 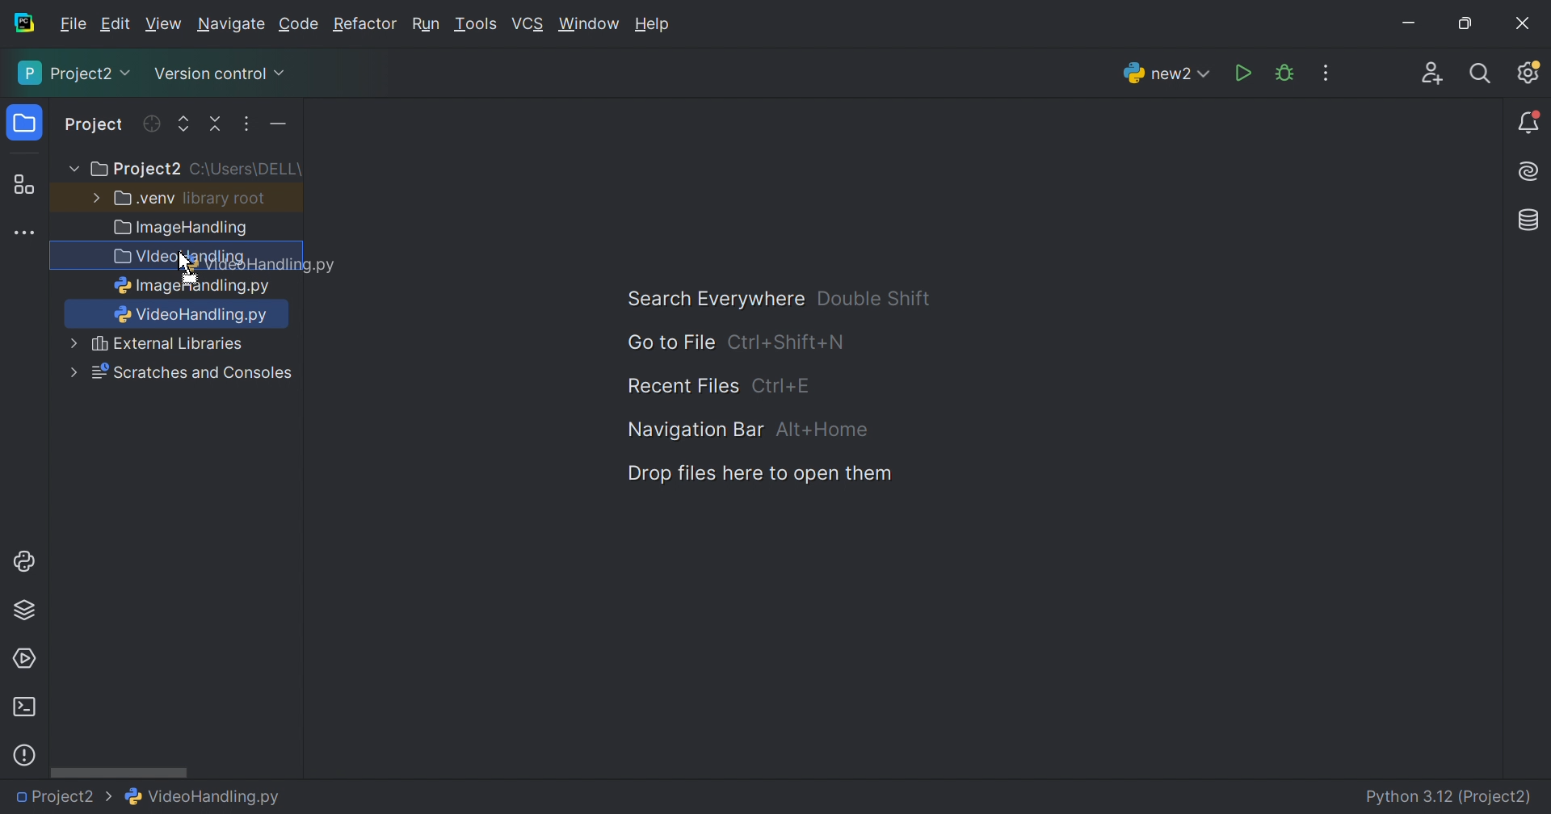 What do you see at coordinates (184, 125) in the screenshot?
I see `Expand all` at bounding box center [184, 125].